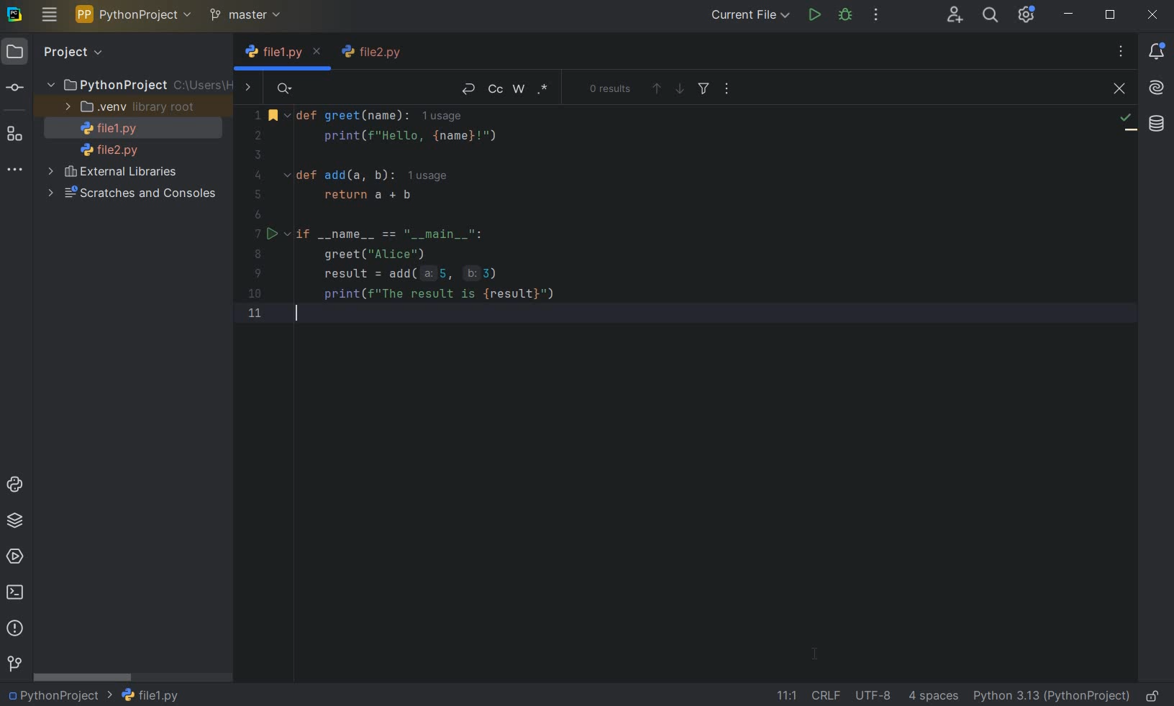  Describe the element at coordinates (250, 89) in the screenshot. I see `SHOW REPLACE FIELDS` at that location.